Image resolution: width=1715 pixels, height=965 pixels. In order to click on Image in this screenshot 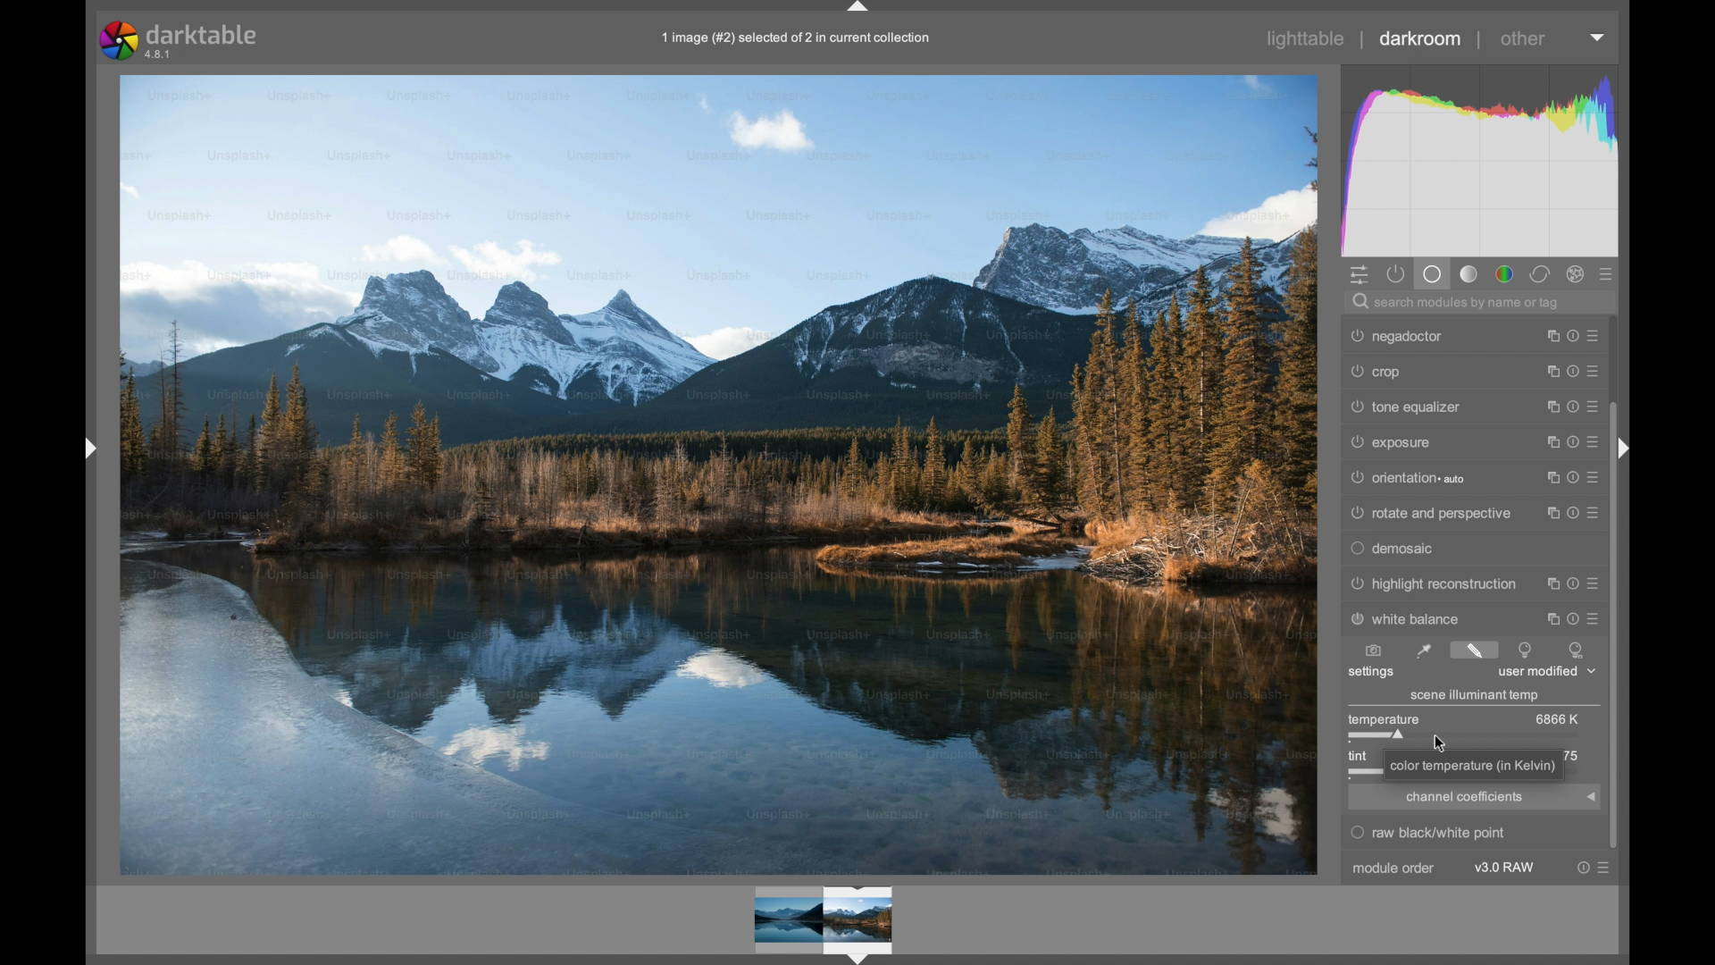, I will do `click(720, 474)`.